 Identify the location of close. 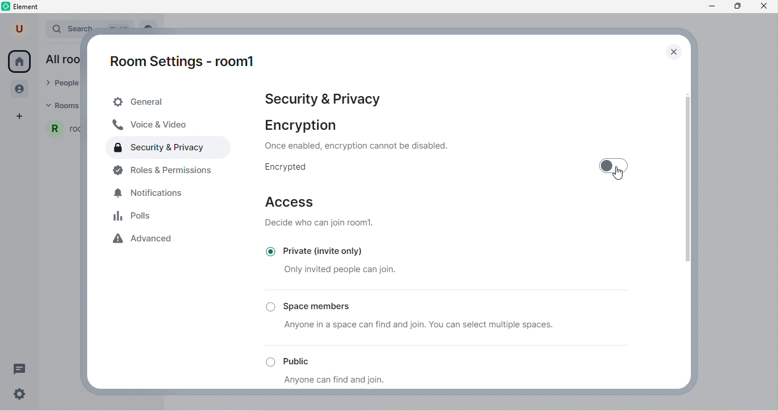
(673, 51).